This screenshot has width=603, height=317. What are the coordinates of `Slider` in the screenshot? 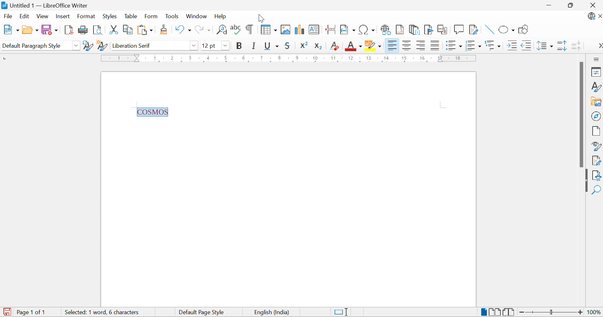 It's located at (550, 311).